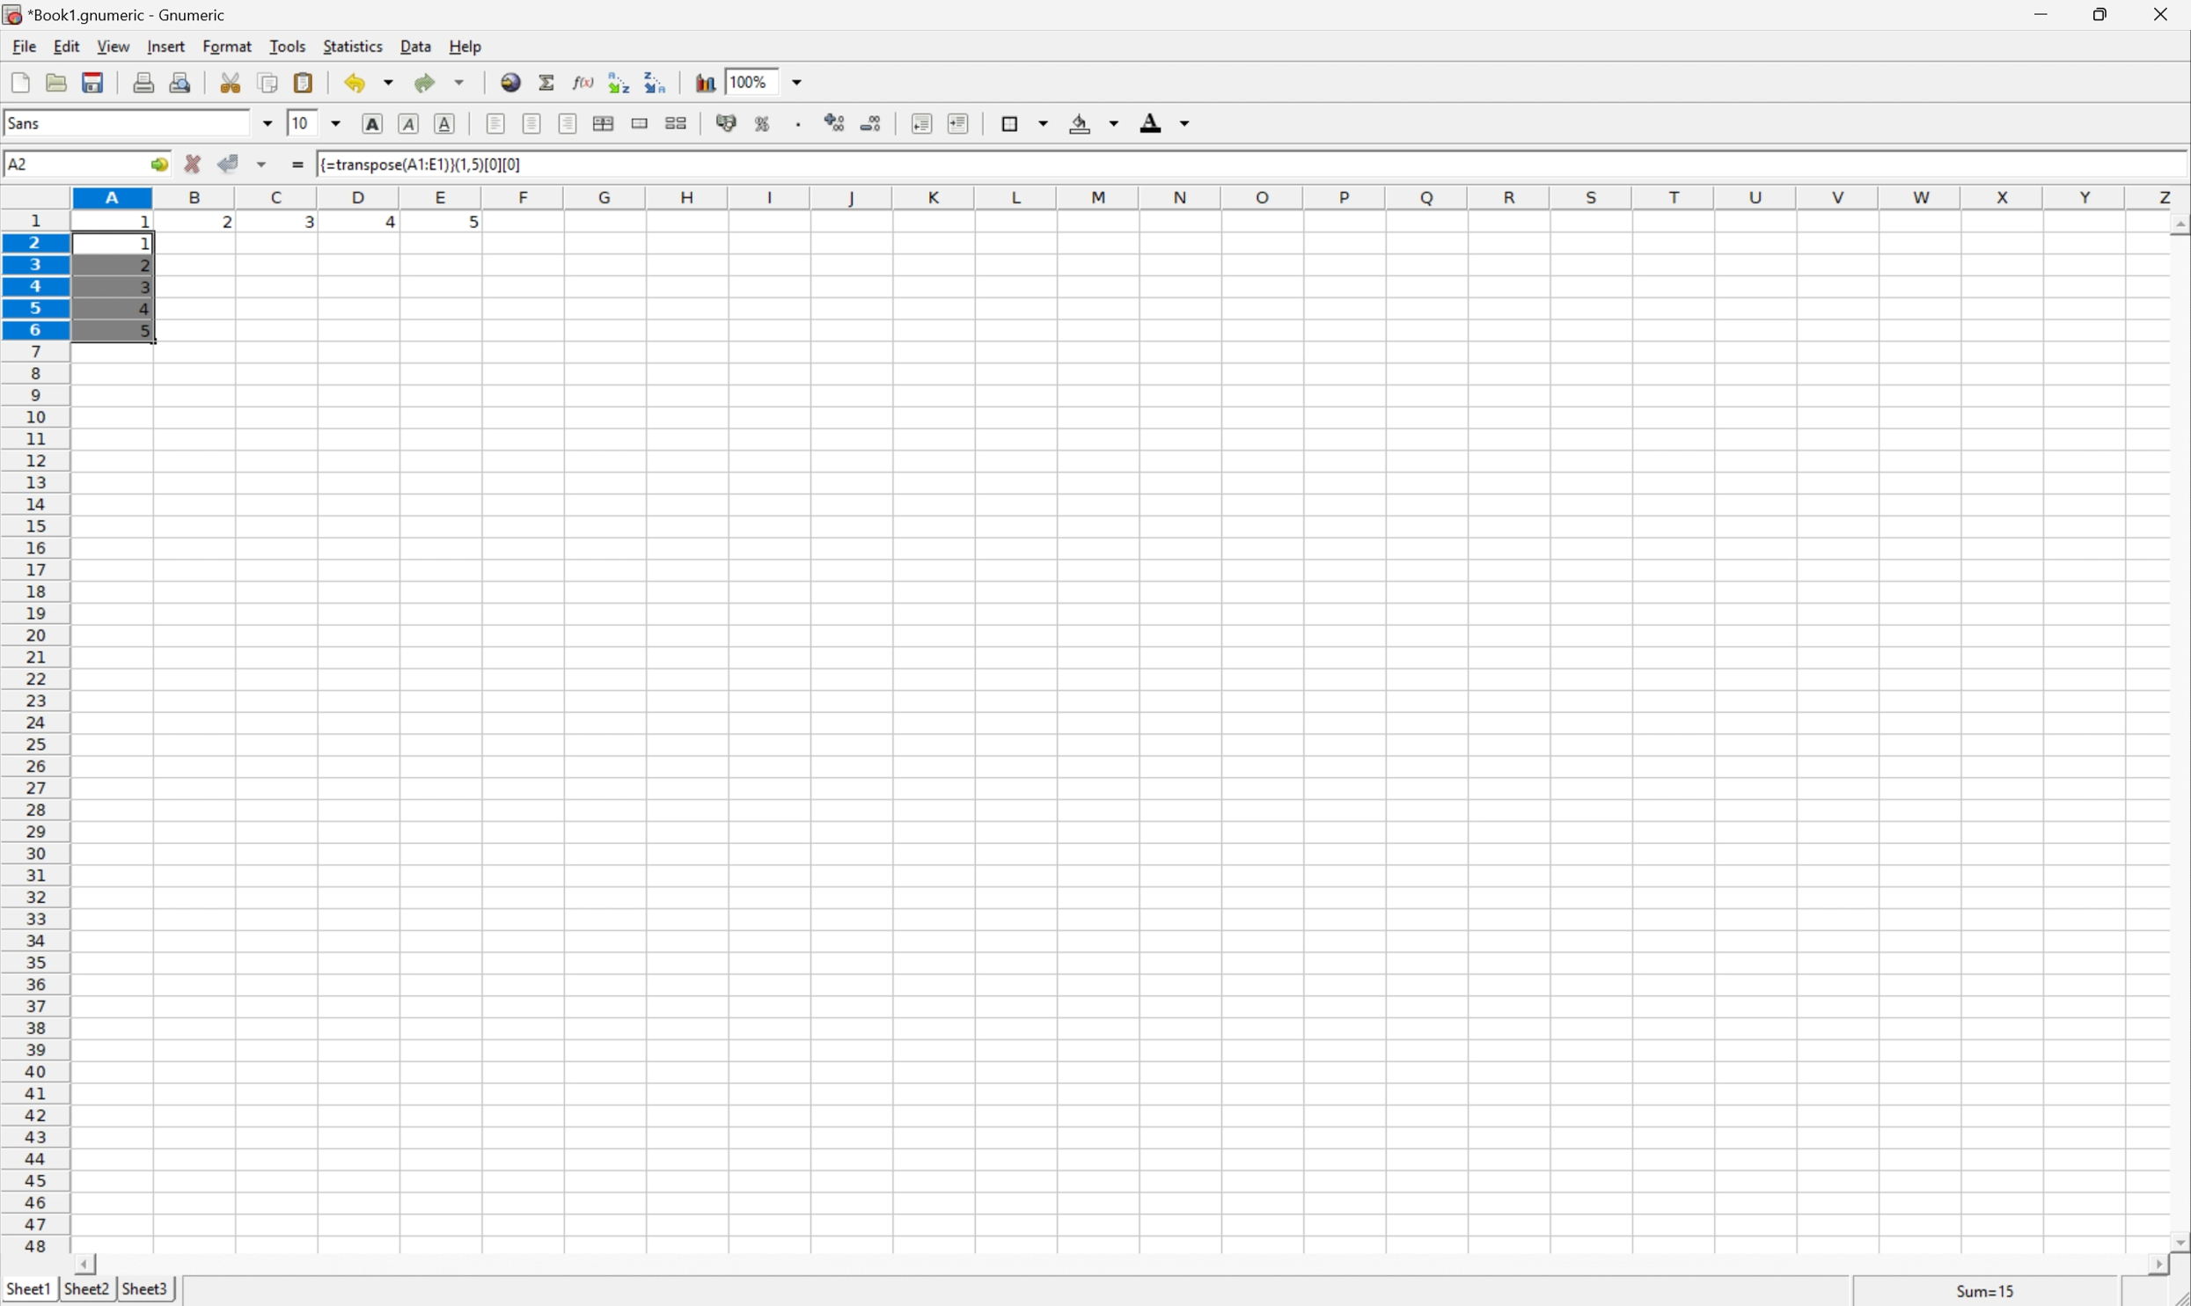  Describe the element at coordinates (447, 123) in the screenshot. I see `underline` at that location.